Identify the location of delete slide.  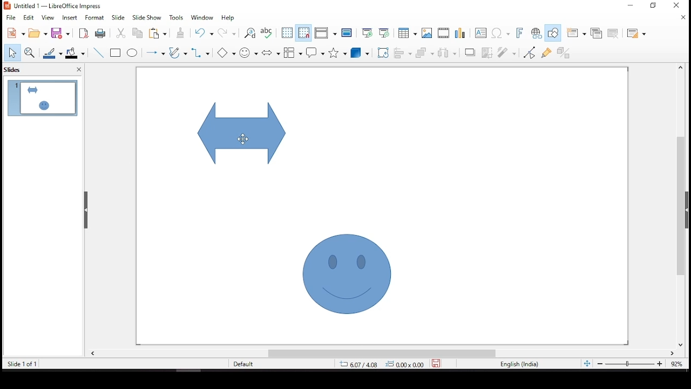
(613, 33).